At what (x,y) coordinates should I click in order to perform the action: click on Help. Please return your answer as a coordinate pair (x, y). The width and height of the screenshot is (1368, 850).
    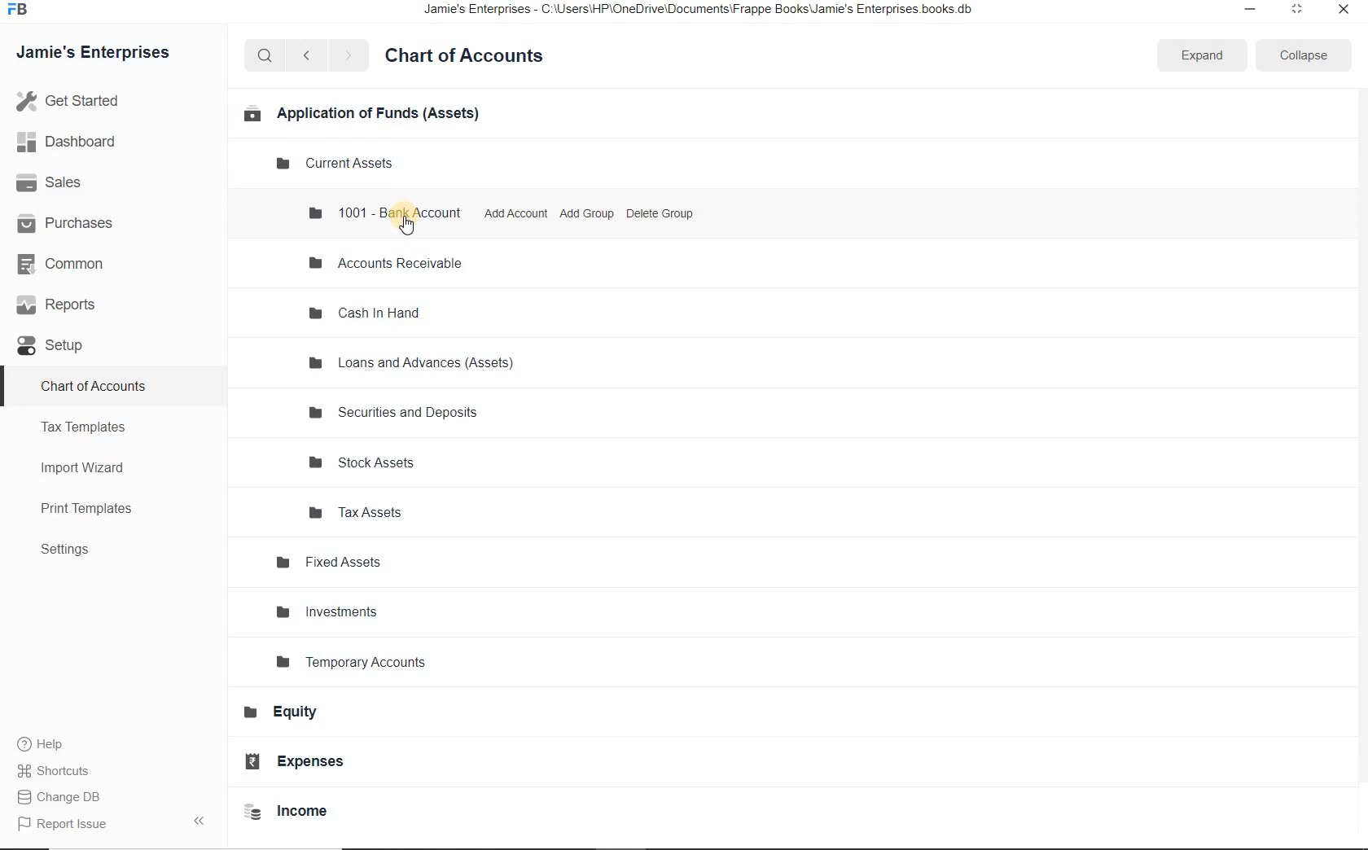
    Looking at the image, I should click on (49, 746).